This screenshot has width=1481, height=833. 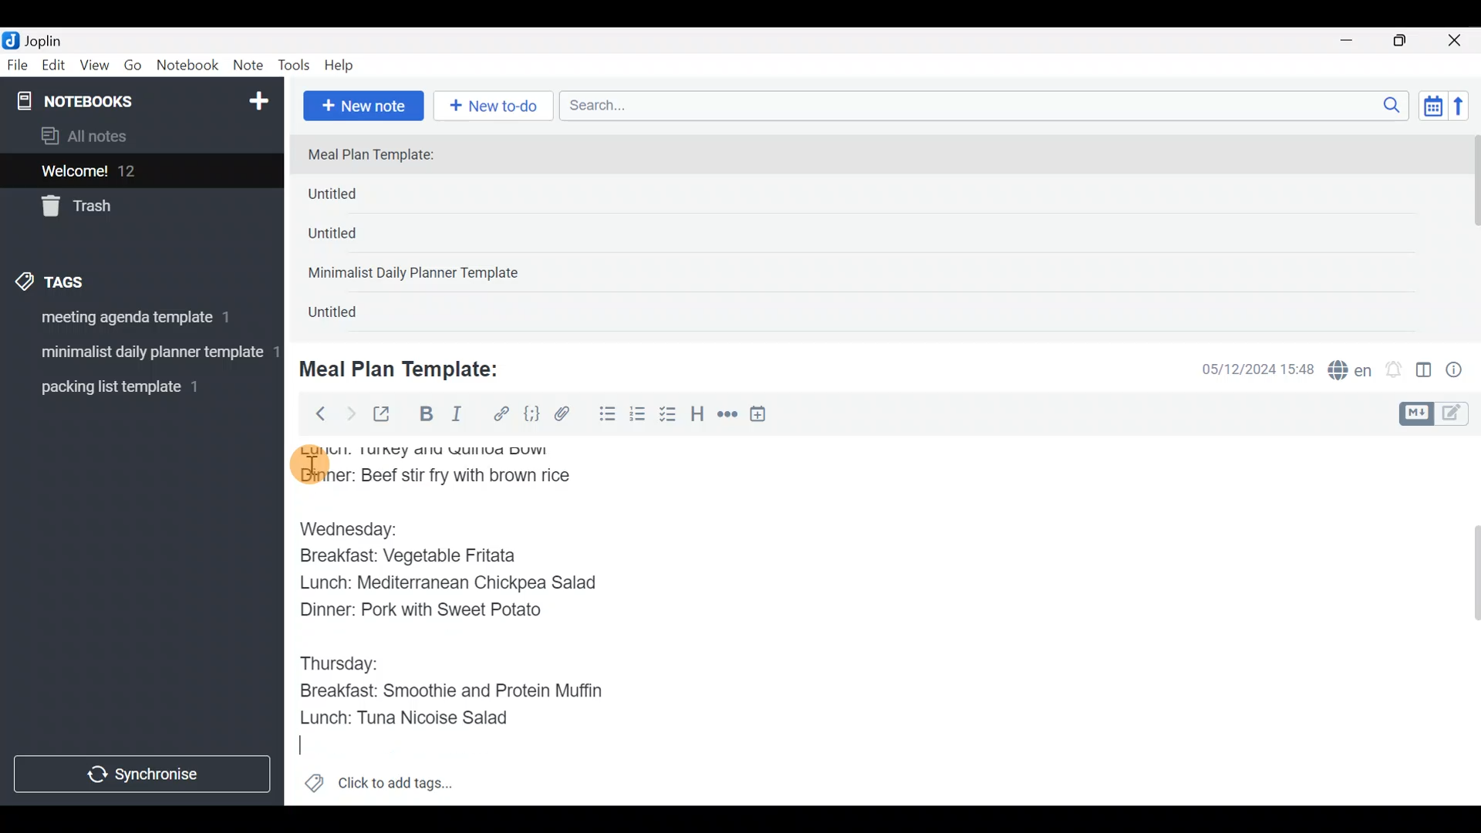 What do you see at coordinates (109, 100) in the screenshot?
I see `Notebooks` at bounding box center [109, 100].